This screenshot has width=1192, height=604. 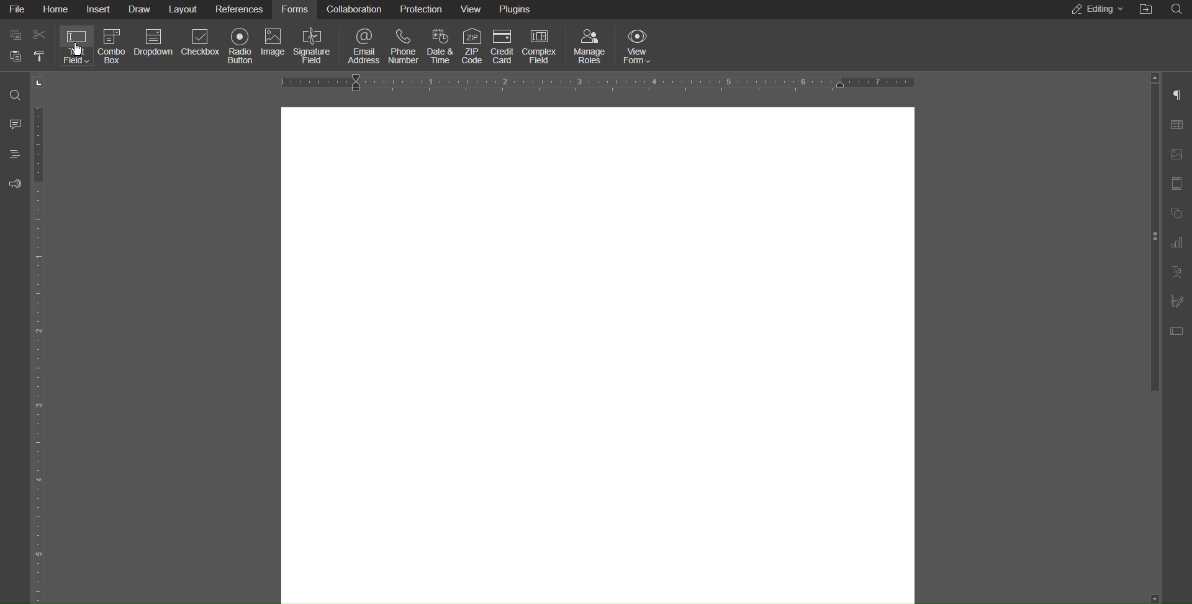 I want to click on Paragraph Settings, so click(x=1180, y=94).